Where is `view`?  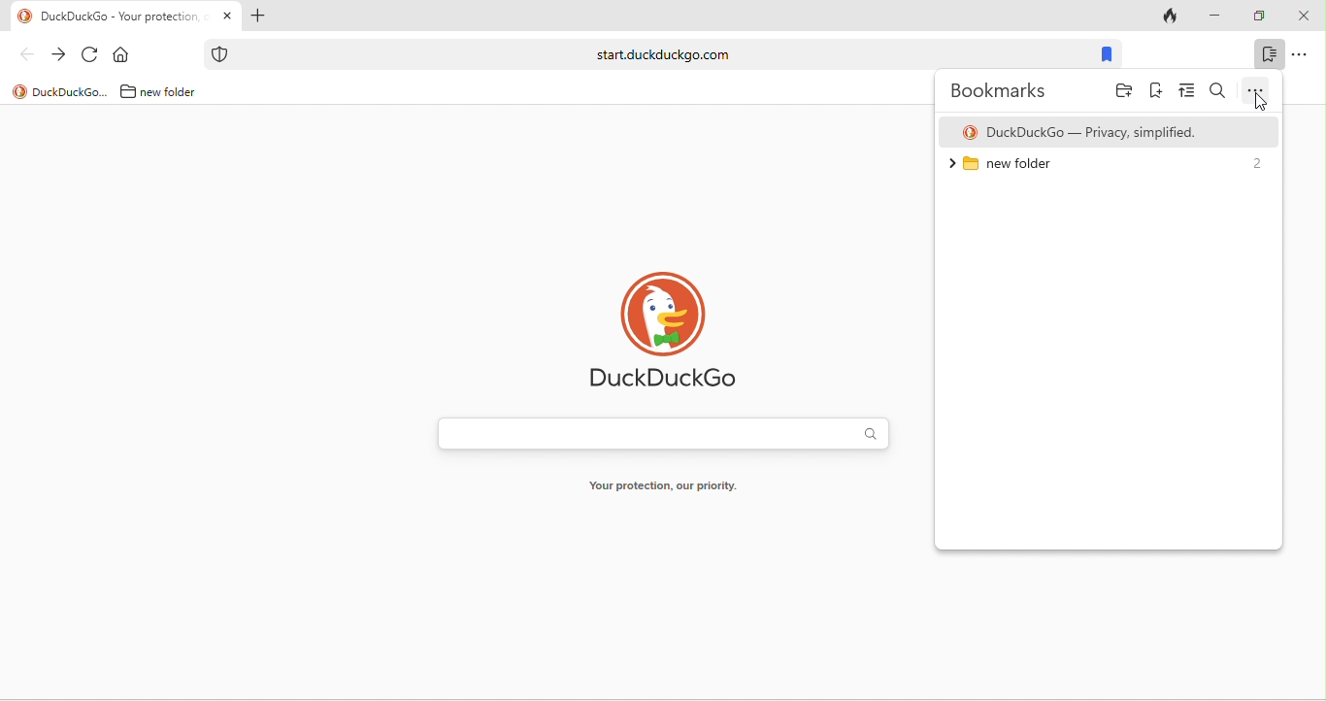
view is located at coordinates (1187, 92).